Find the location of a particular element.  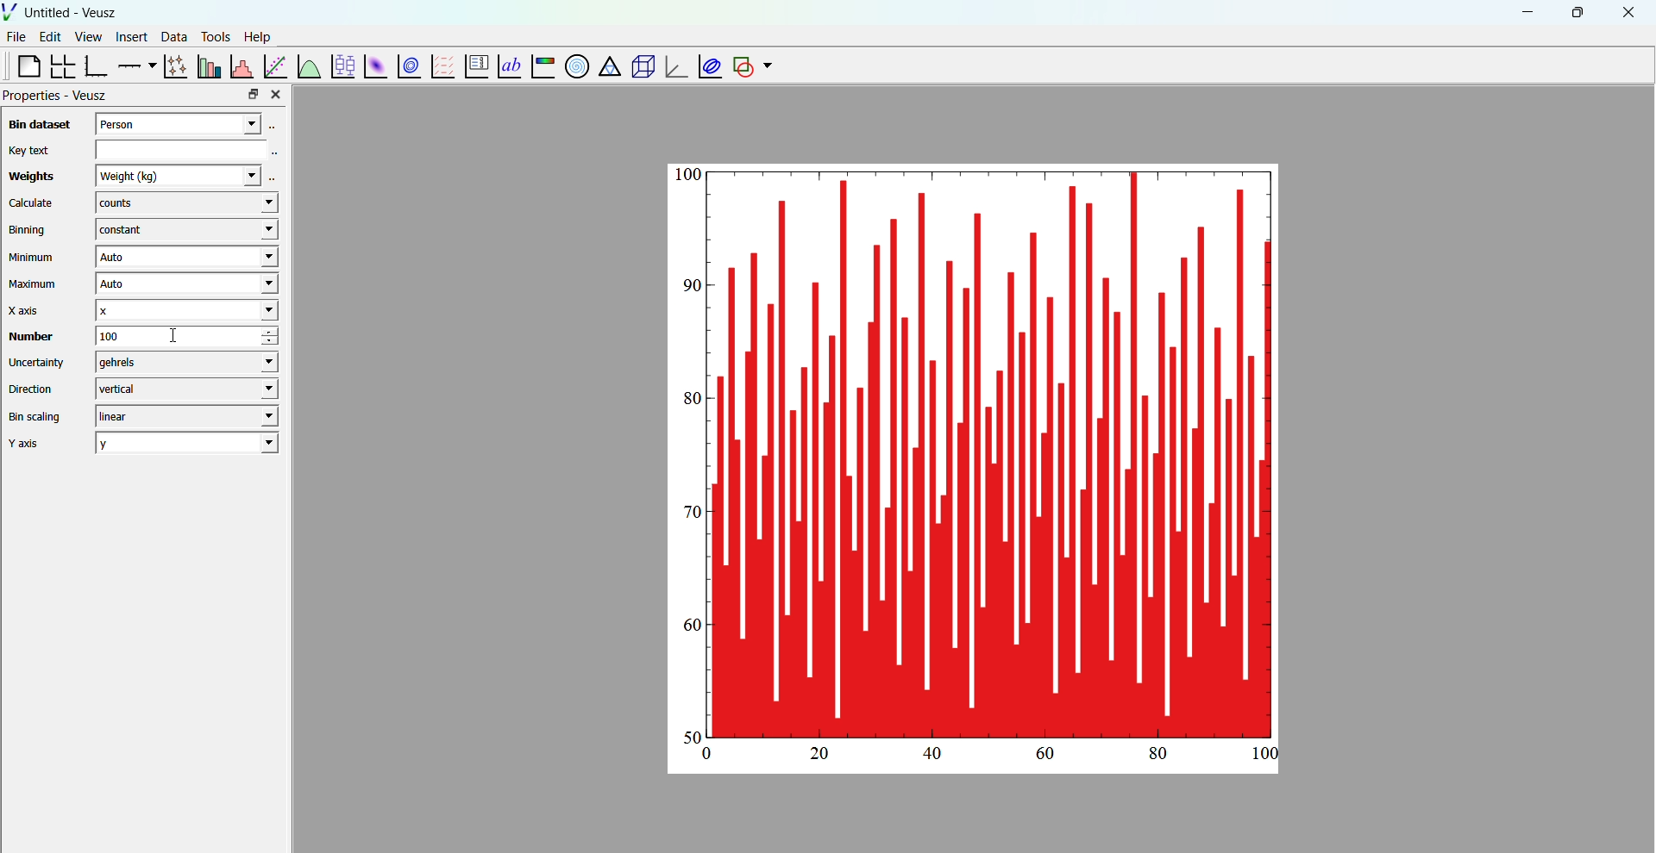

Histogram of a dataset is located at coordinates (241, 65).